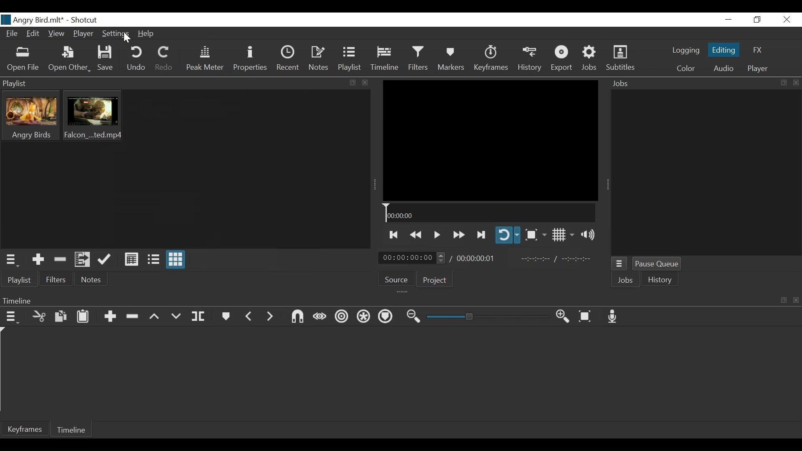 Image resolution: width=802 pixels, height=451 pixels. Describe the element at coordinates (364, 317) in the screenshot. I see `Ripple all tracks` at that location.